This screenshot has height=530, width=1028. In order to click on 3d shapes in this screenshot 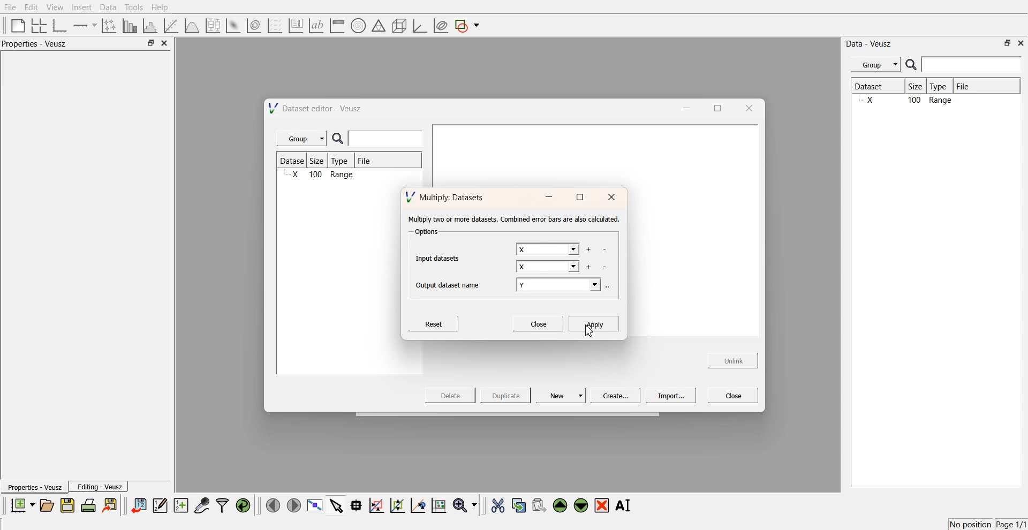, I will do `click(397, 26)`.